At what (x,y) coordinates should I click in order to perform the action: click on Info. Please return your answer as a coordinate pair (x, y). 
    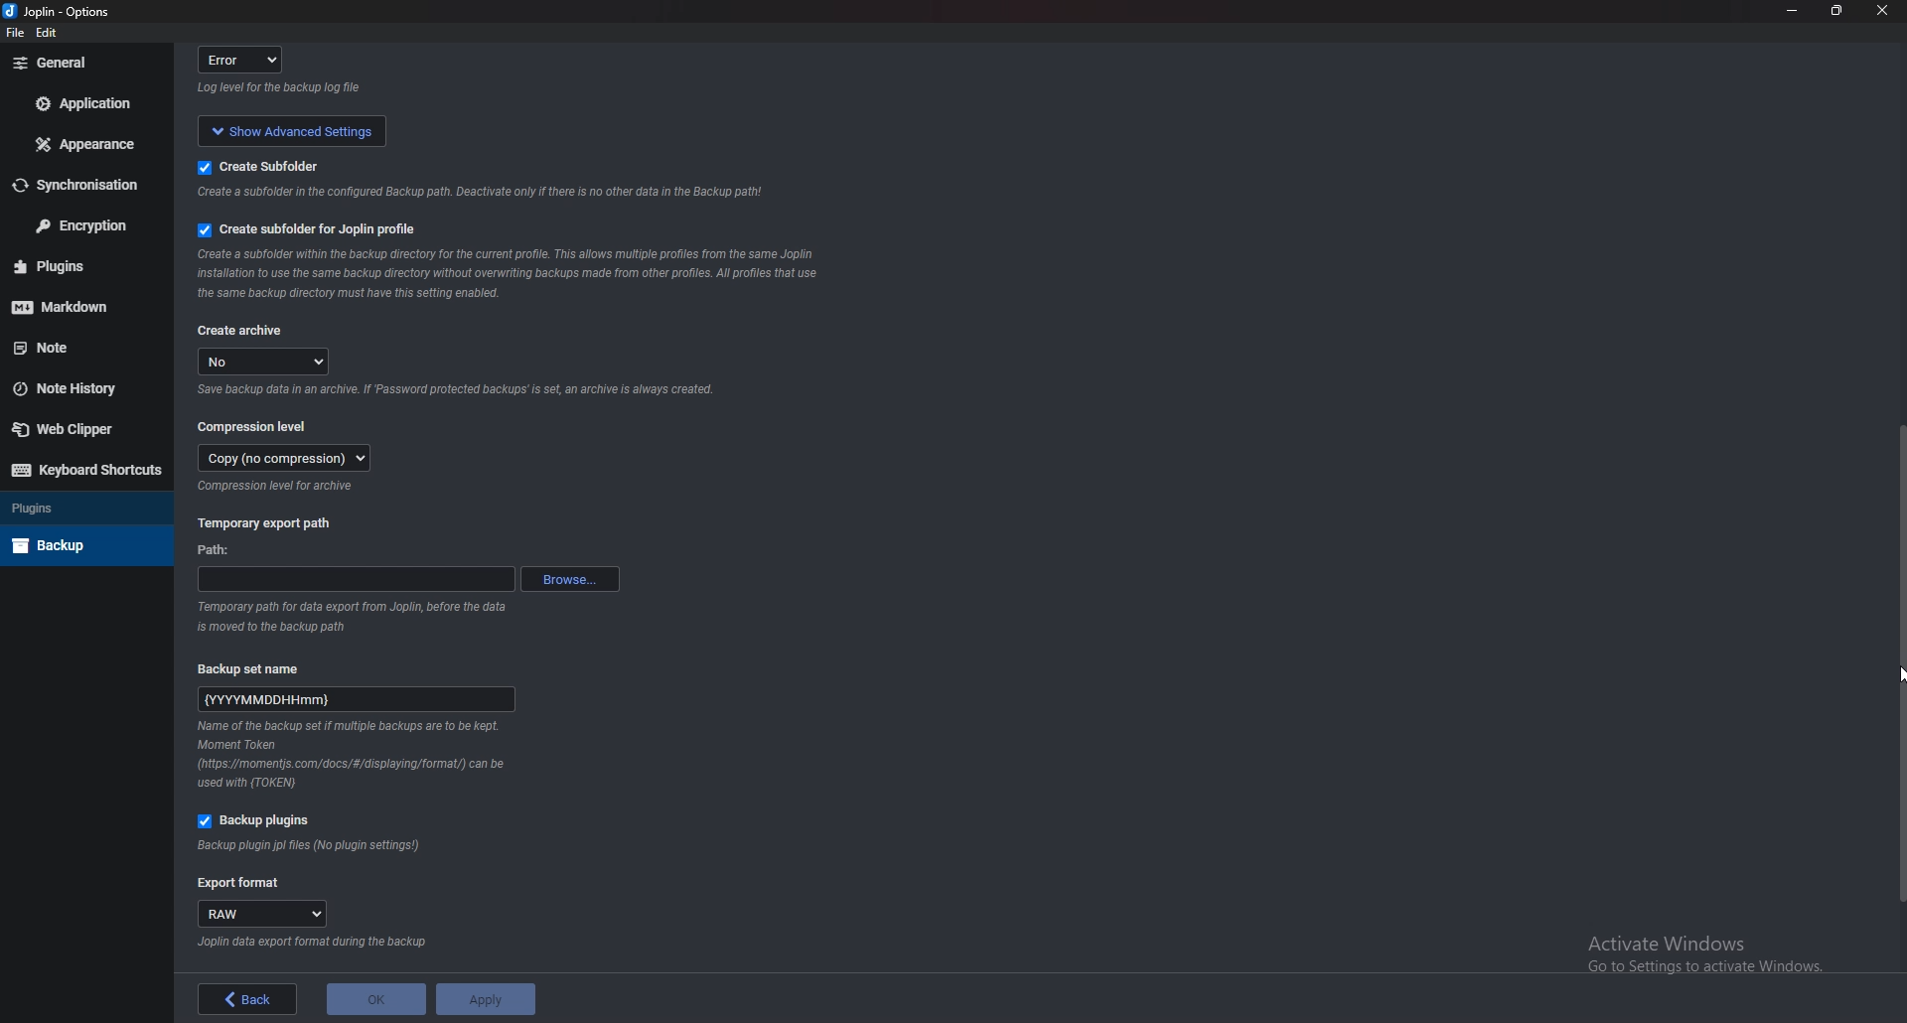
    Looking at the image, I should click on (507, 275).